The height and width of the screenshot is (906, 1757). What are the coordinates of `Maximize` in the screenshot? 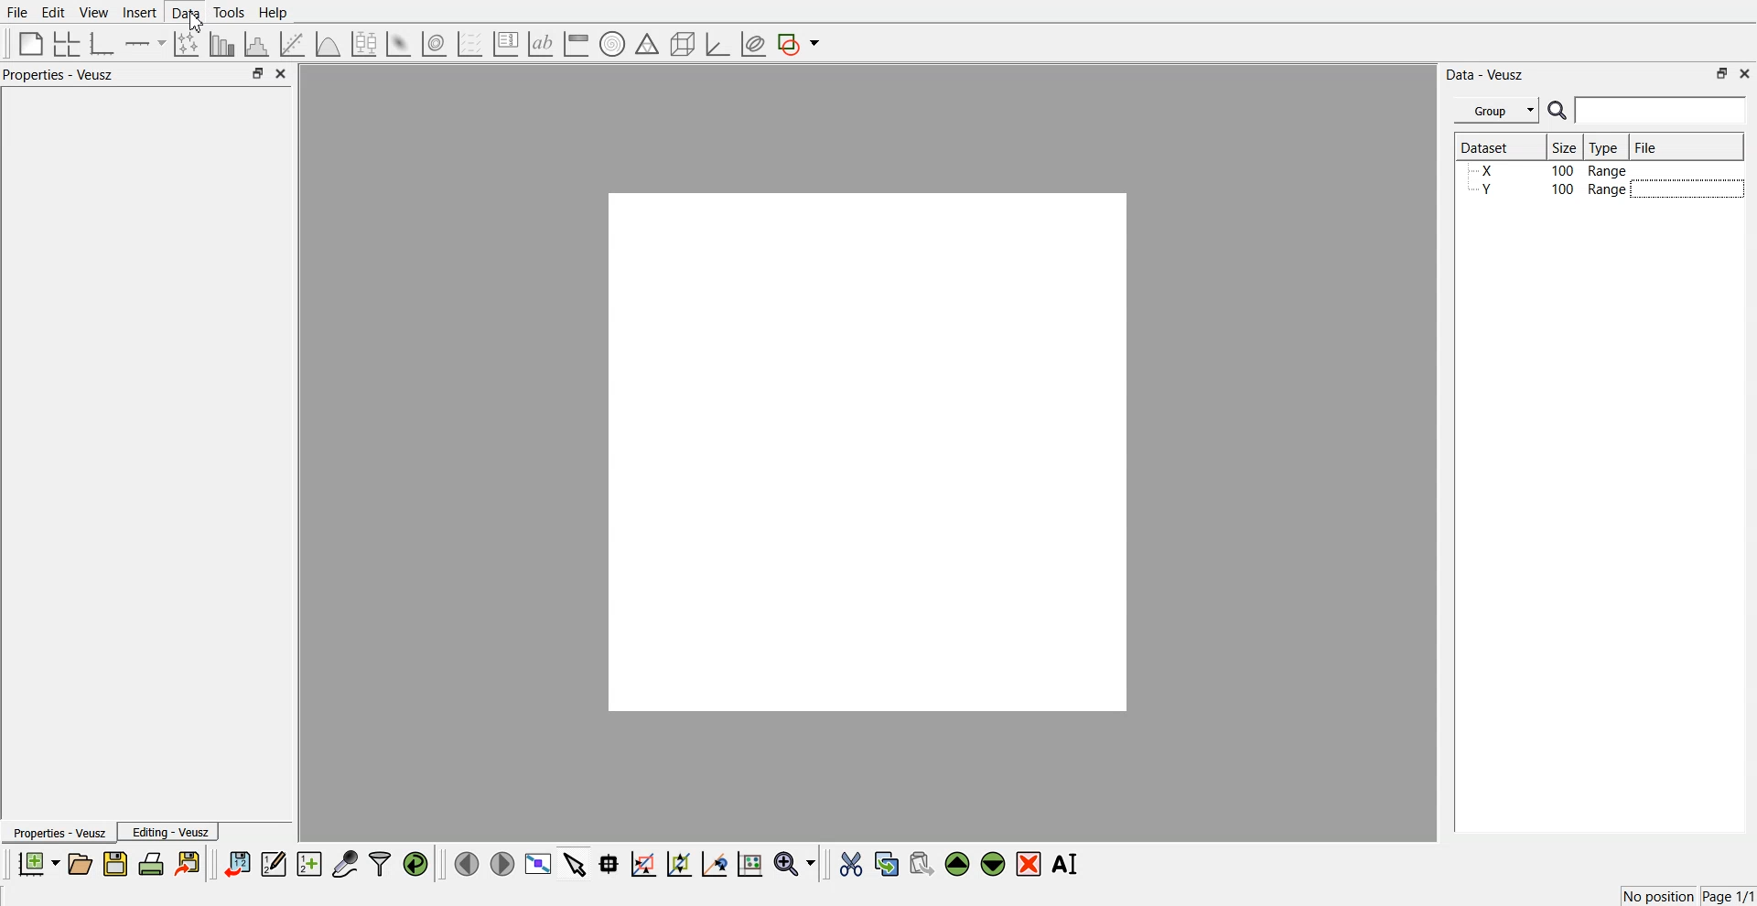 It's located at (1722, 73).